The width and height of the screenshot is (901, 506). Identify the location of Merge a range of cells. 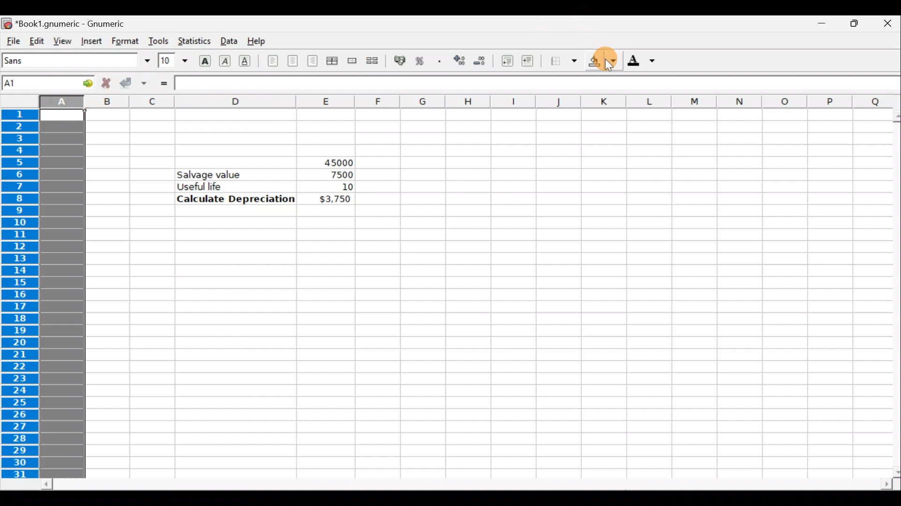
(353, 62).